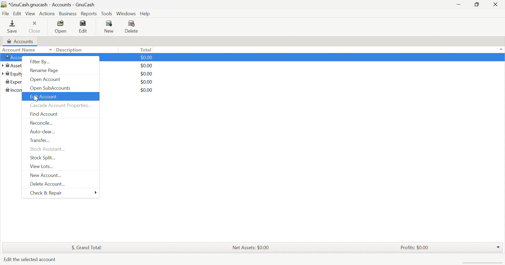 The width and height of the screenshot is (505, 265). Describe the element at coordinates (42, 124) in the screenshot. I see `Reconcile...` at that location.